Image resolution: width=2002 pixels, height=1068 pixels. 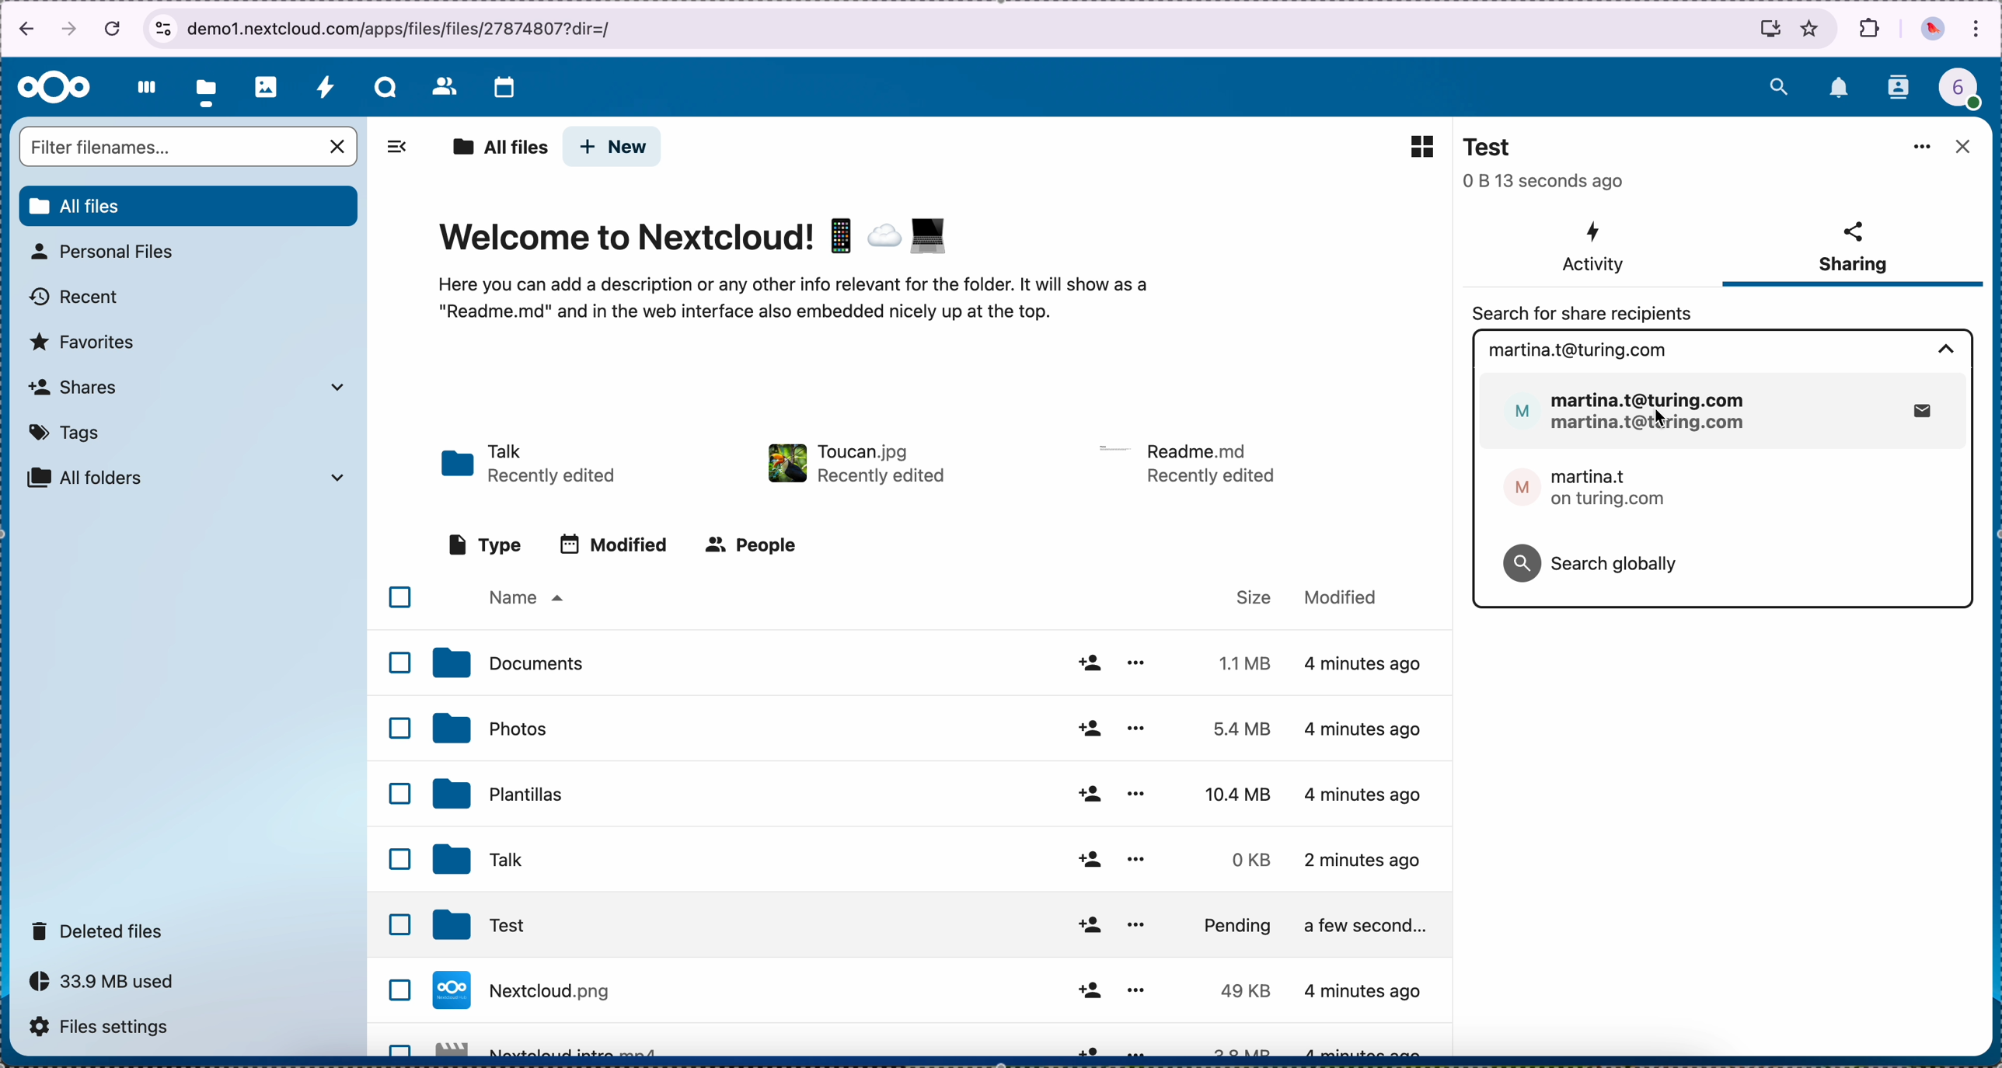 I want to click on templates, so click(x=931, y=790).